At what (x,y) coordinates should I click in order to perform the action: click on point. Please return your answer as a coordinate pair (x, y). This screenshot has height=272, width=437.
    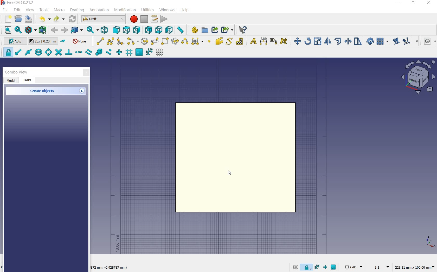
    Looking at the image, I should click on (209, 42).